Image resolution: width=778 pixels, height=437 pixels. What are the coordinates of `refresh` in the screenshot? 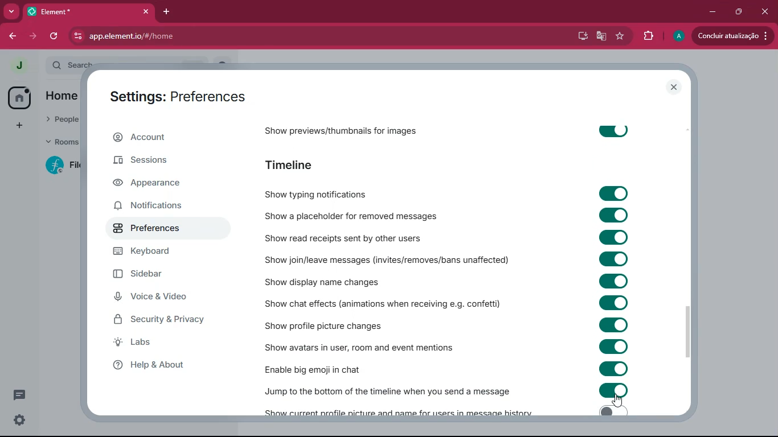 It's located at (52, 37).